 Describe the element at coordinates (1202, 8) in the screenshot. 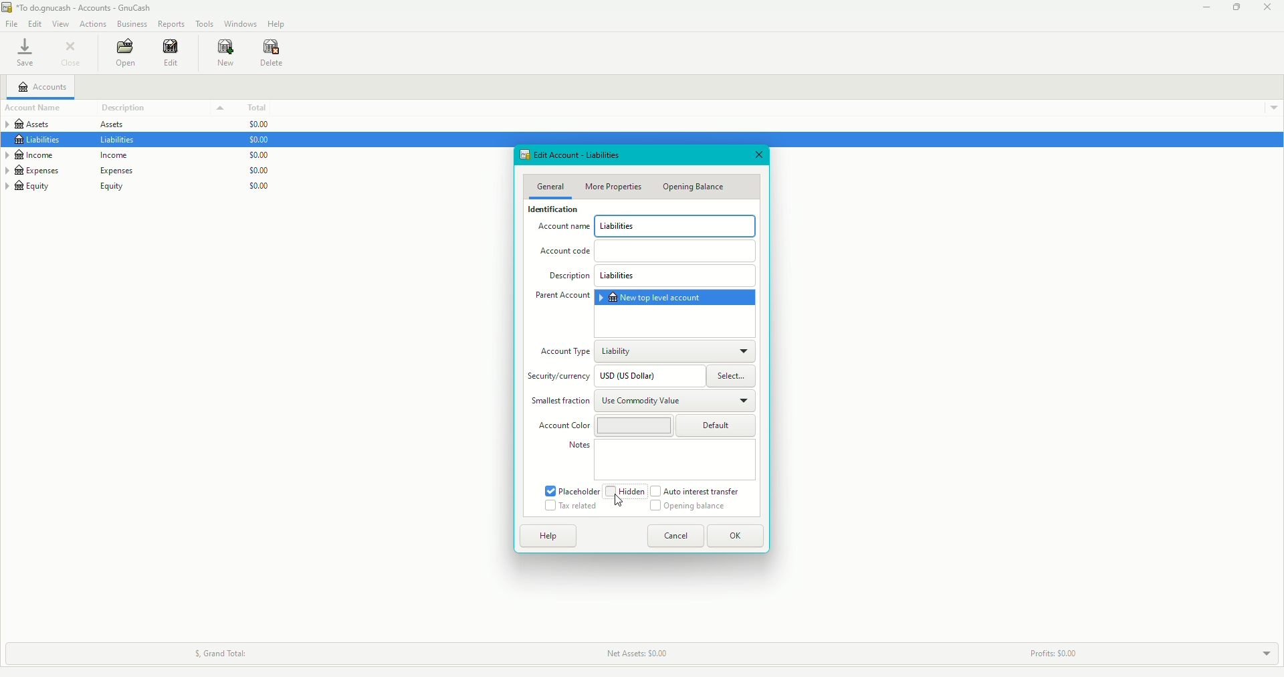

I see `Minimize` at that location.